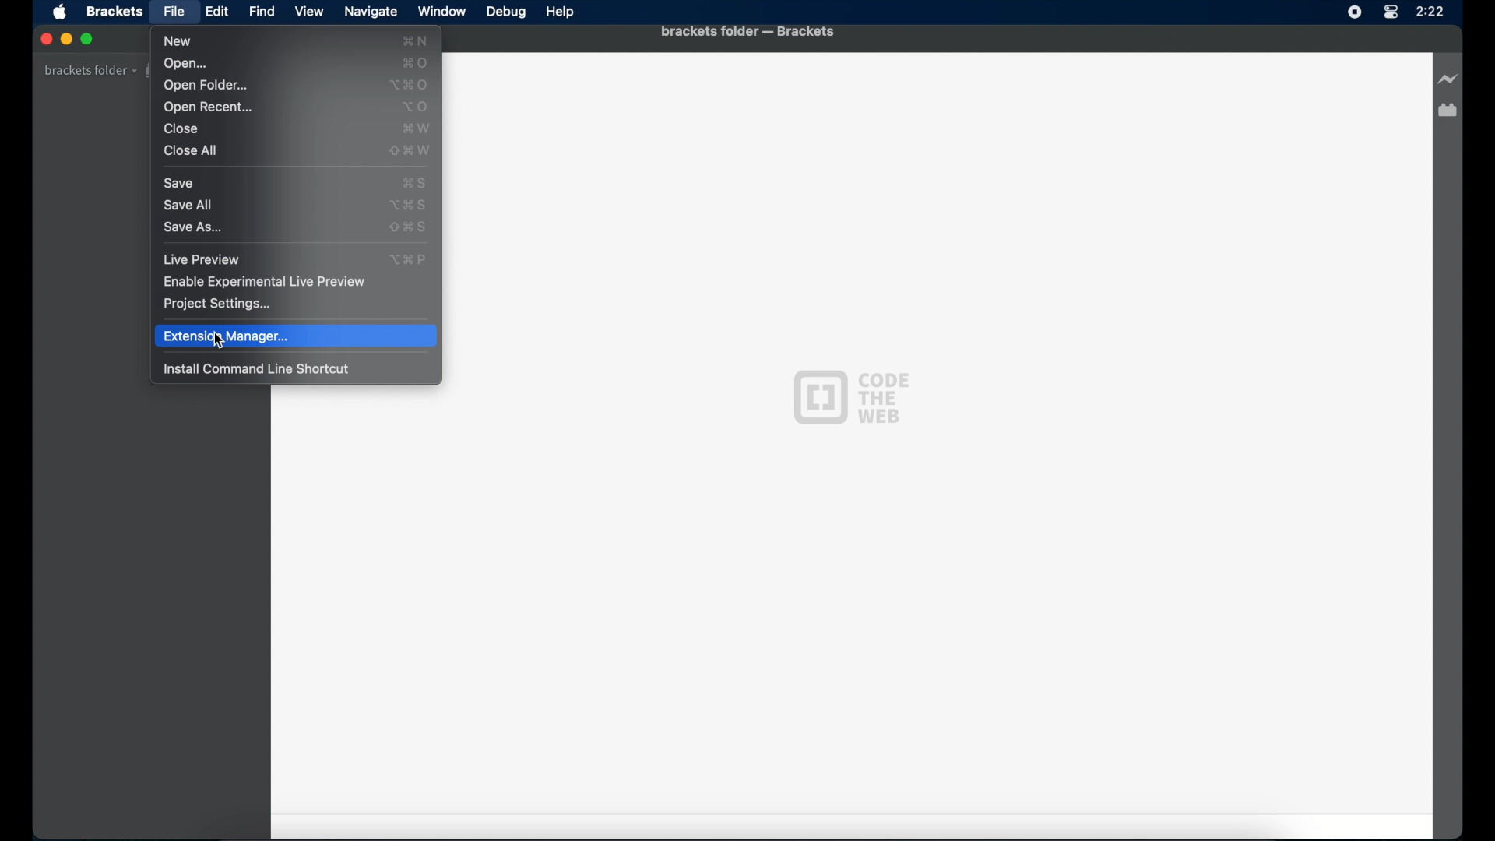  What do you see at coordinates (850, 397) in the screenshot?
I see `code the web` at bounding box center [850, 397].